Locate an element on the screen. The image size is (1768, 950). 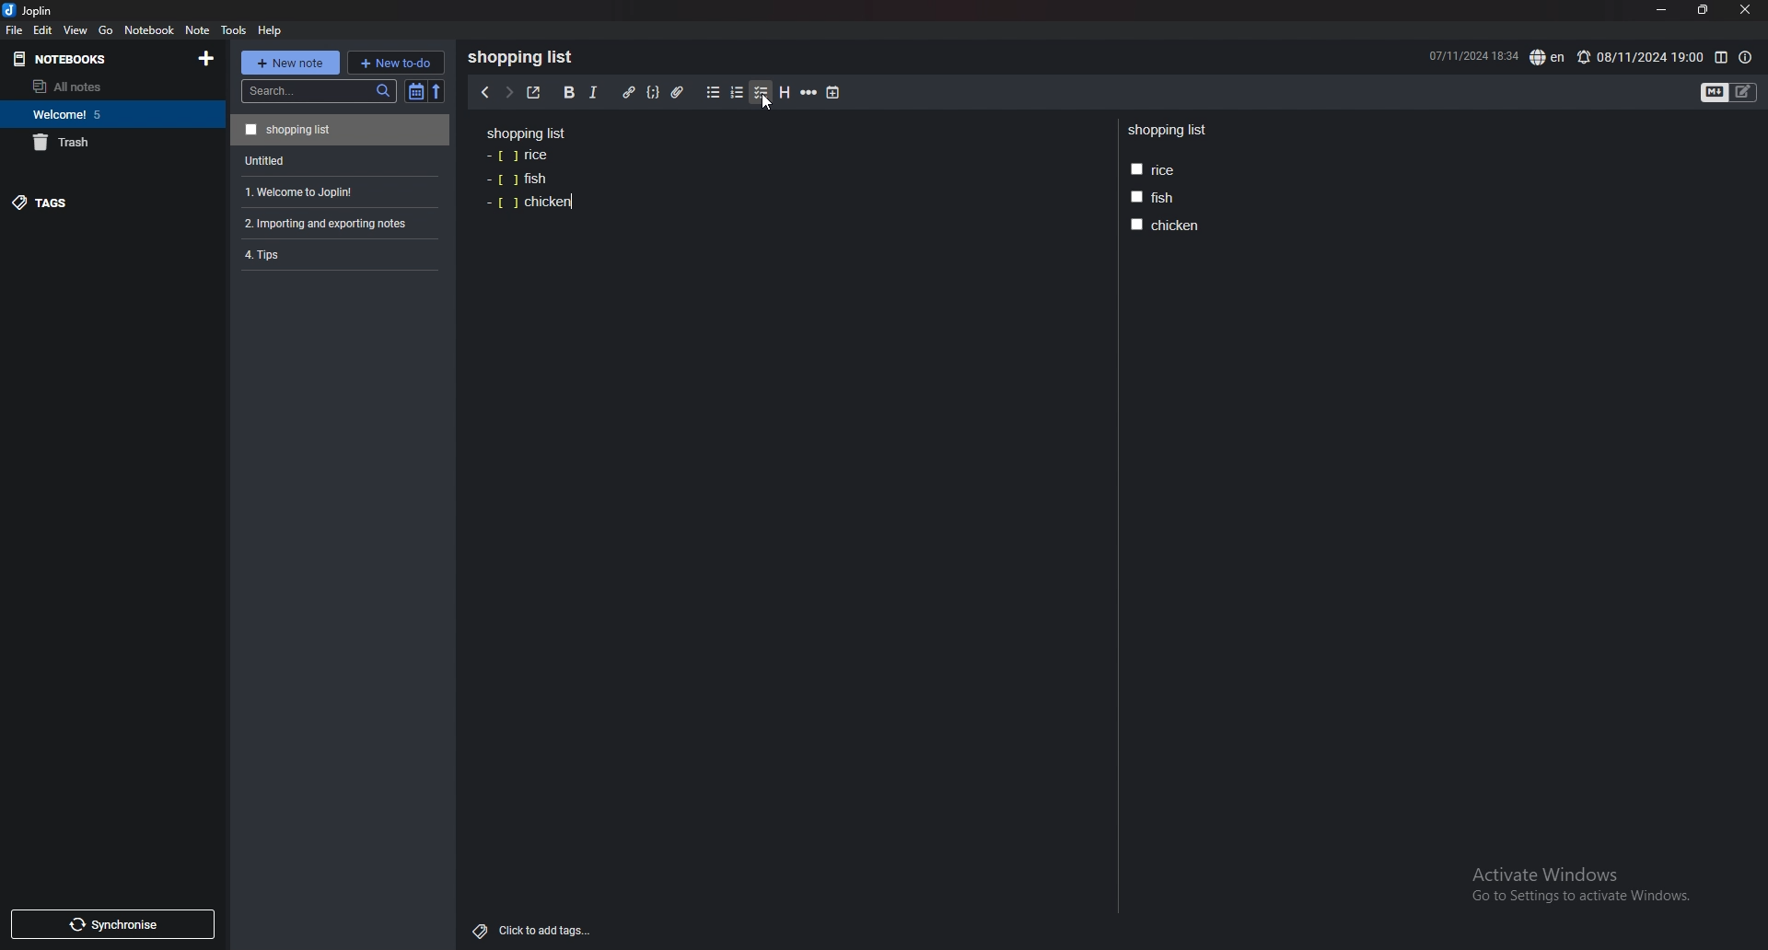
notebooks is located at coordinates (85, 60).